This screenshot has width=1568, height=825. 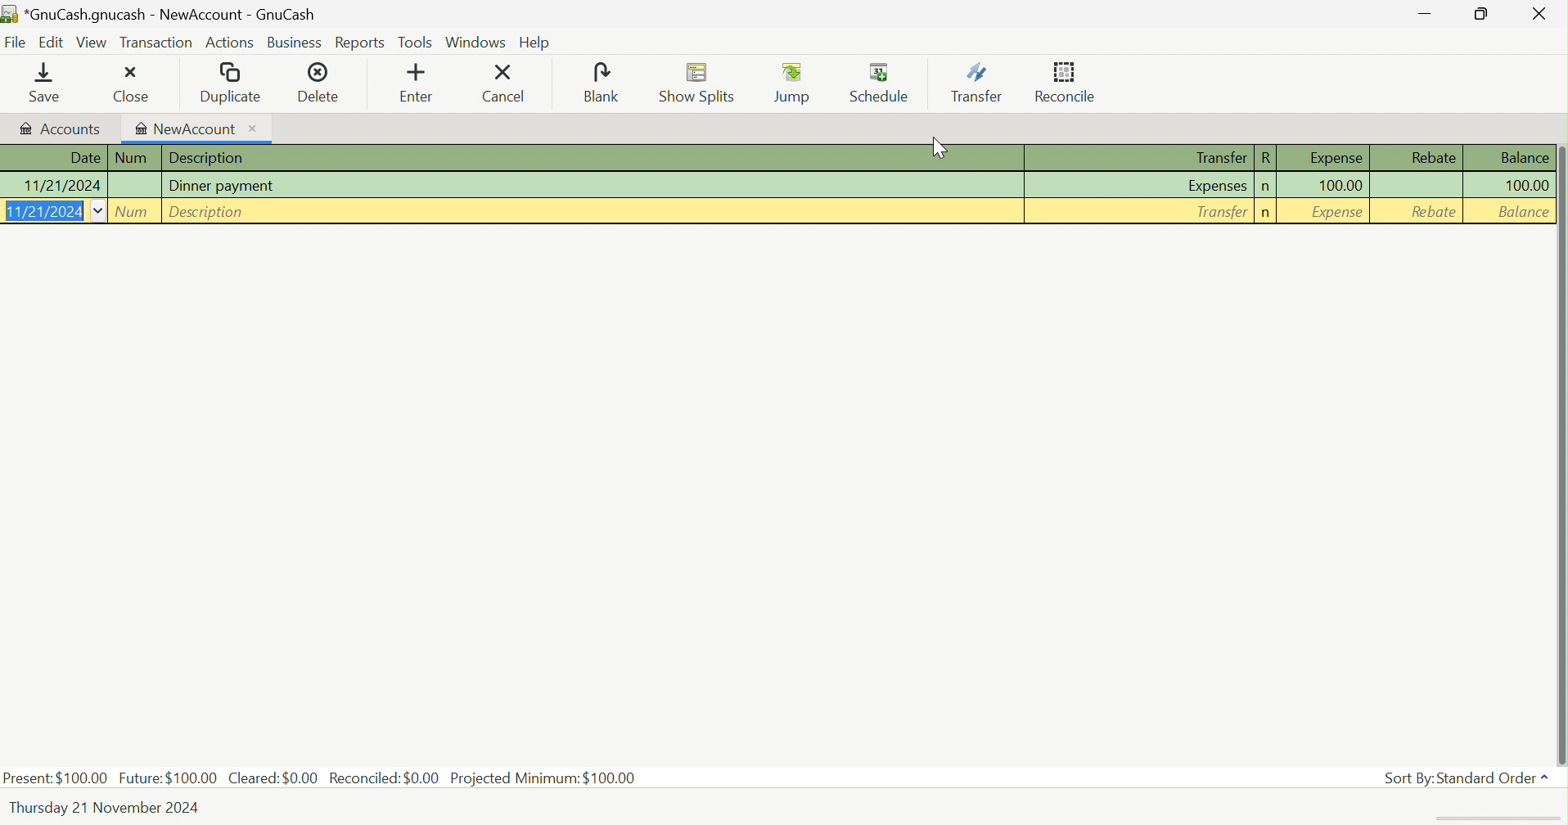 I want to click on 100.00, so click(x=1525, y=184).